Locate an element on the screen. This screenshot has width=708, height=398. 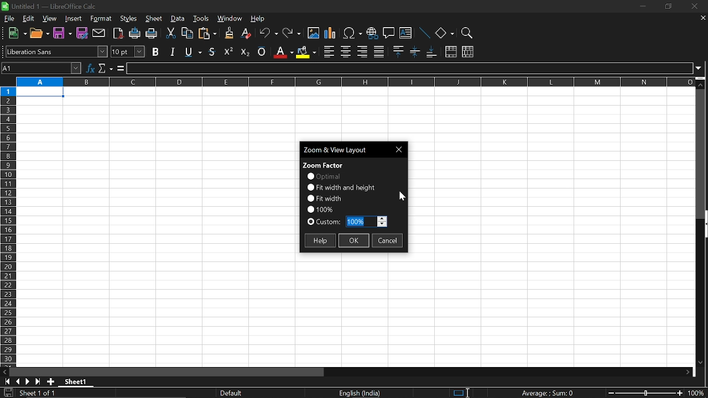
insert hyperlink is located at coordinates (372, 34).